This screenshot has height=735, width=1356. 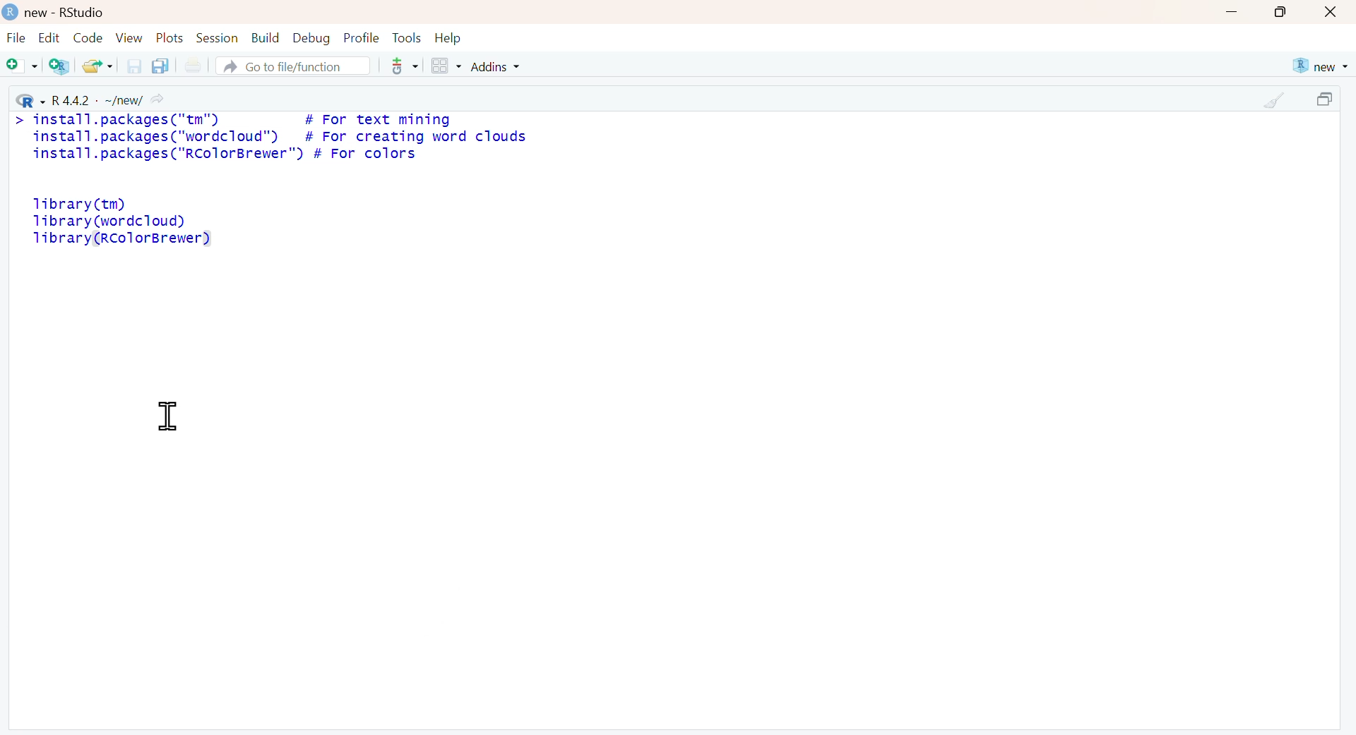 What do you see at coordinates (292, 66) in the screenshot?
I see `Go to file/function` at bounding box center [292, 66].